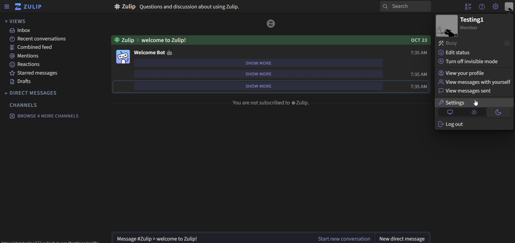 The height and width of the screenshot is (243, 515). I want to click on image, so click(271, 24).